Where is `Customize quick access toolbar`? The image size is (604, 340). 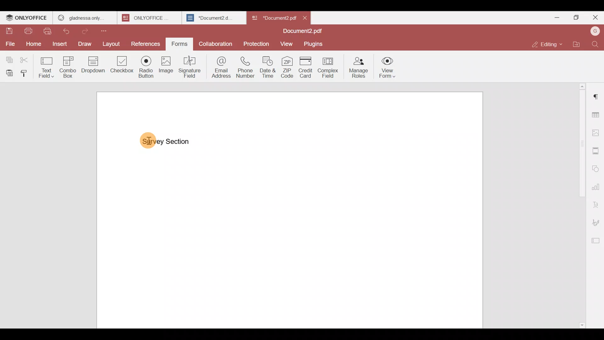
Customize quick access toolbar is located at coordinates (110, 30).